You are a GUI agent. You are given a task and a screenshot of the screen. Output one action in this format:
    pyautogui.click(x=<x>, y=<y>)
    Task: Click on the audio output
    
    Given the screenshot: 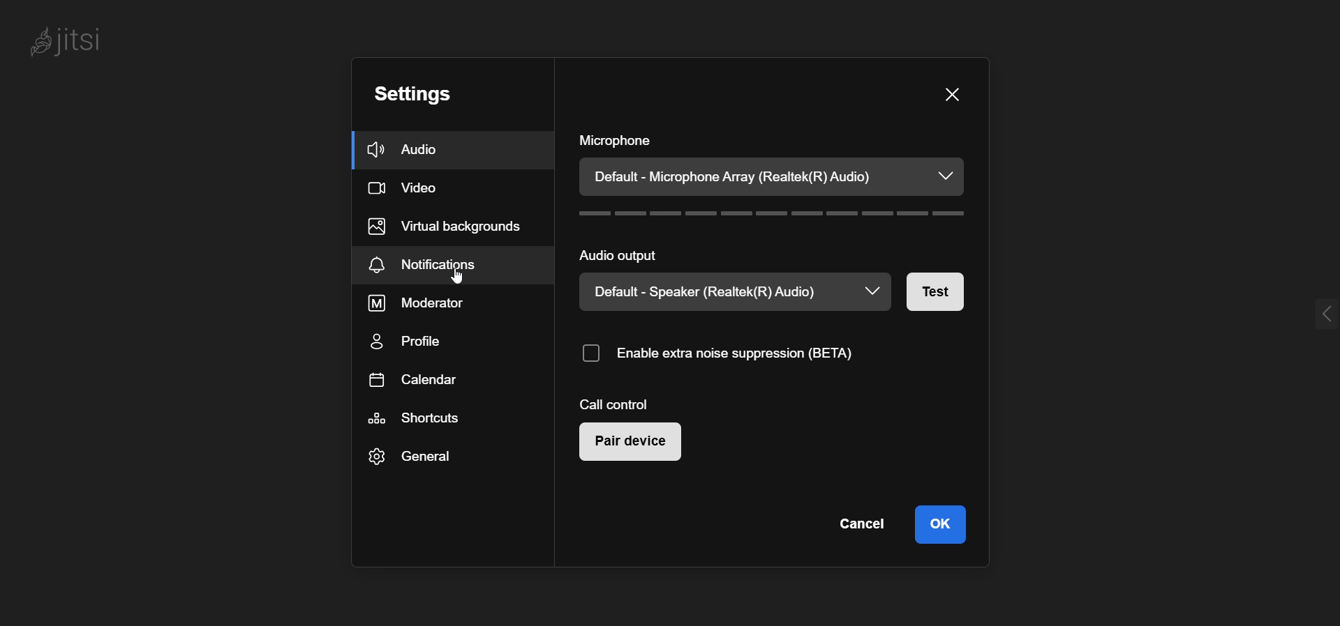 What is the action you would take?
    pyautogui.click(x=623, y=256)
    